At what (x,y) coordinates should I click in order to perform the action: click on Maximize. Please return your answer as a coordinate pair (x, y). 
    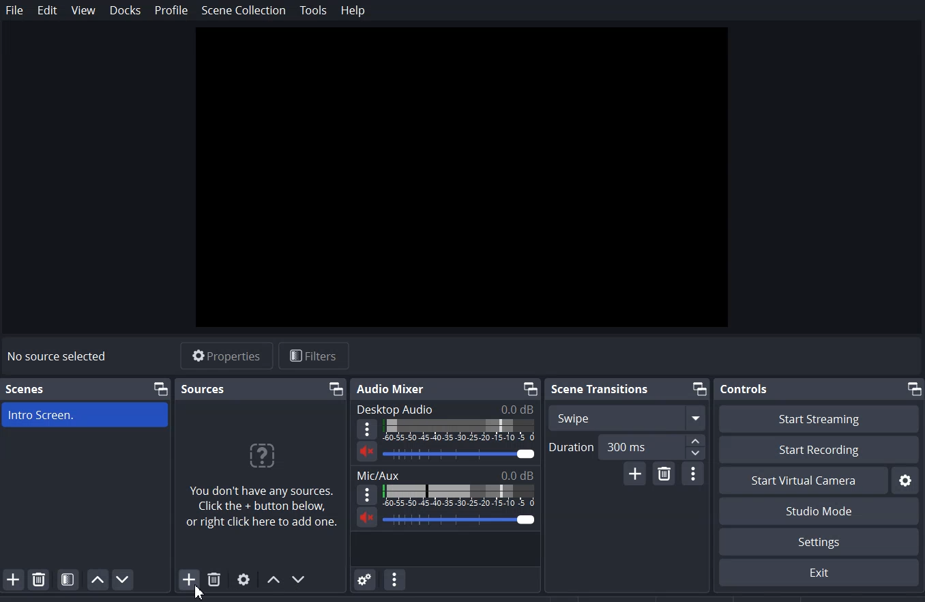
    Looking at the image, I should click on (700, 389).